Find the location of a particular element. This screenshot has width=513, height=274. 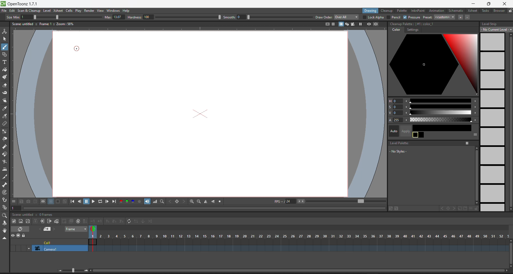

flip horizontally is located at coordinates (206, 202).